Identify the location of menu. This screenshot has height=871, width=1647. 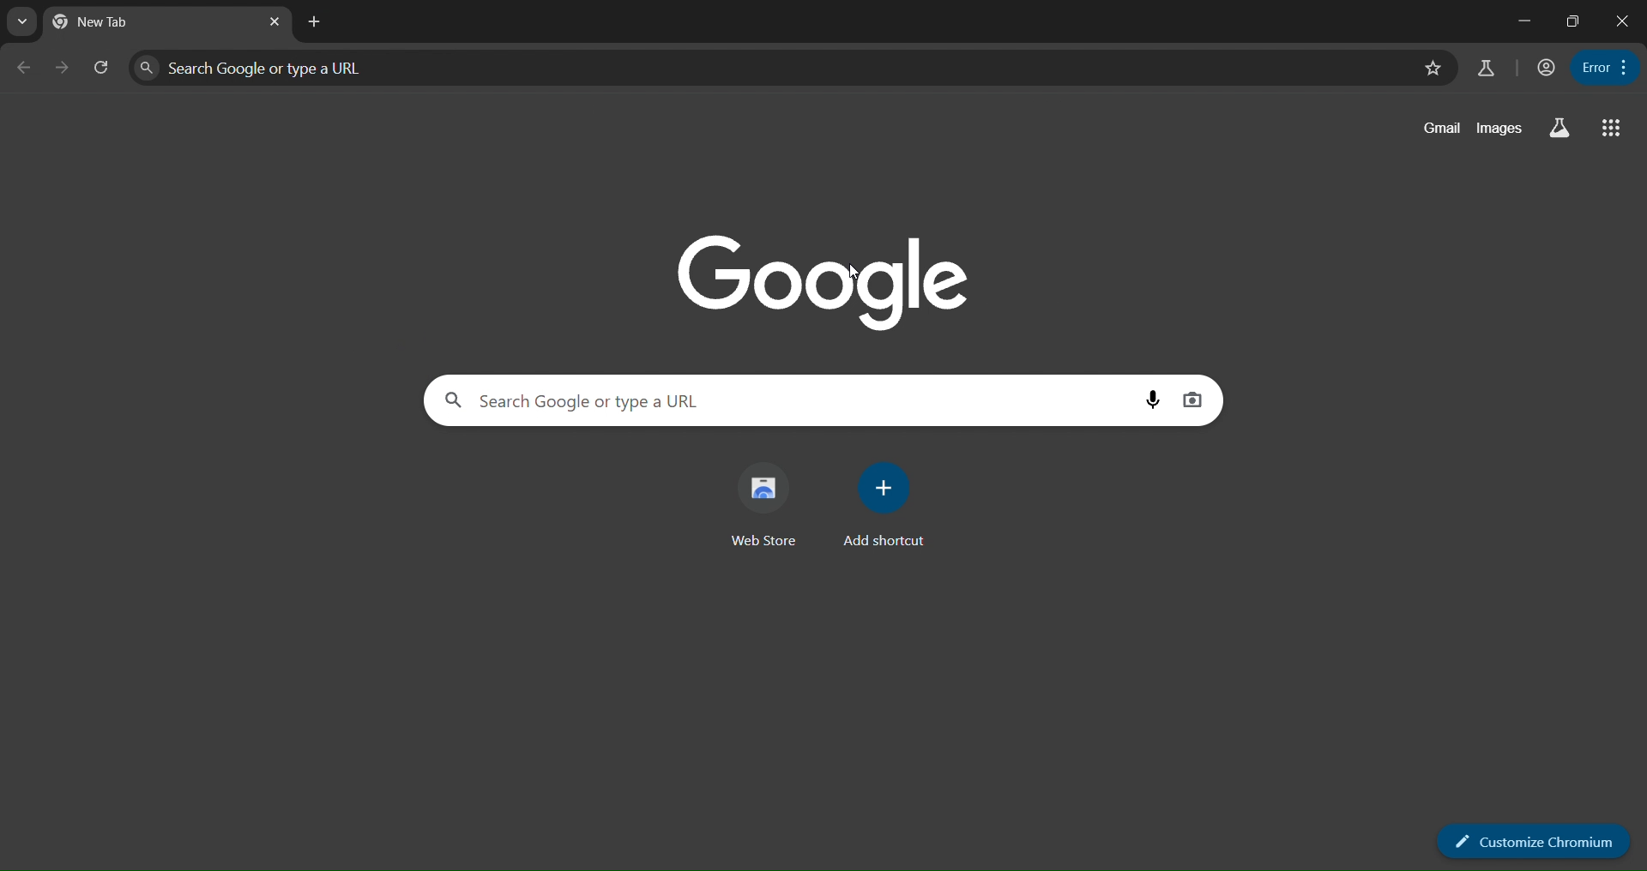
(1606, 66).